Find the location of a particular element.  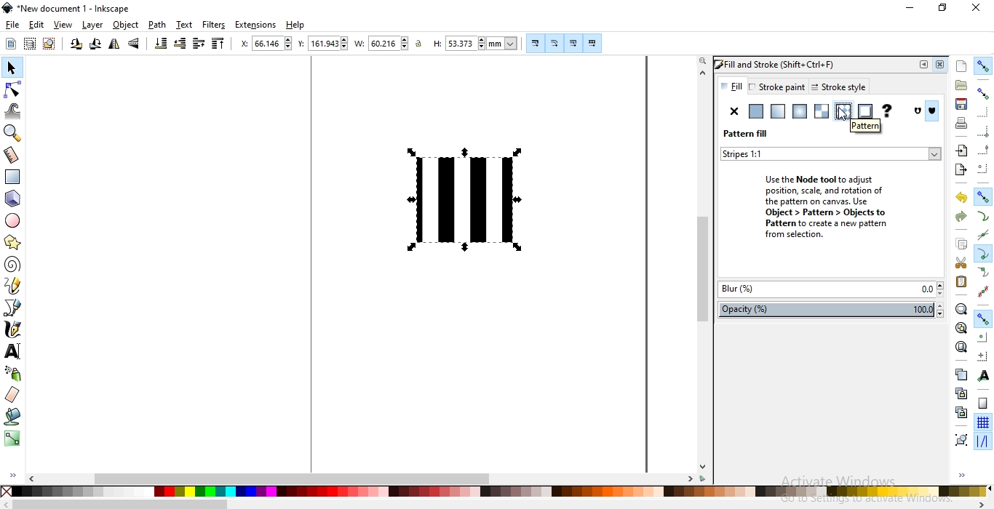

snap nodes, paths and handles is located at coordinates (982, 319).